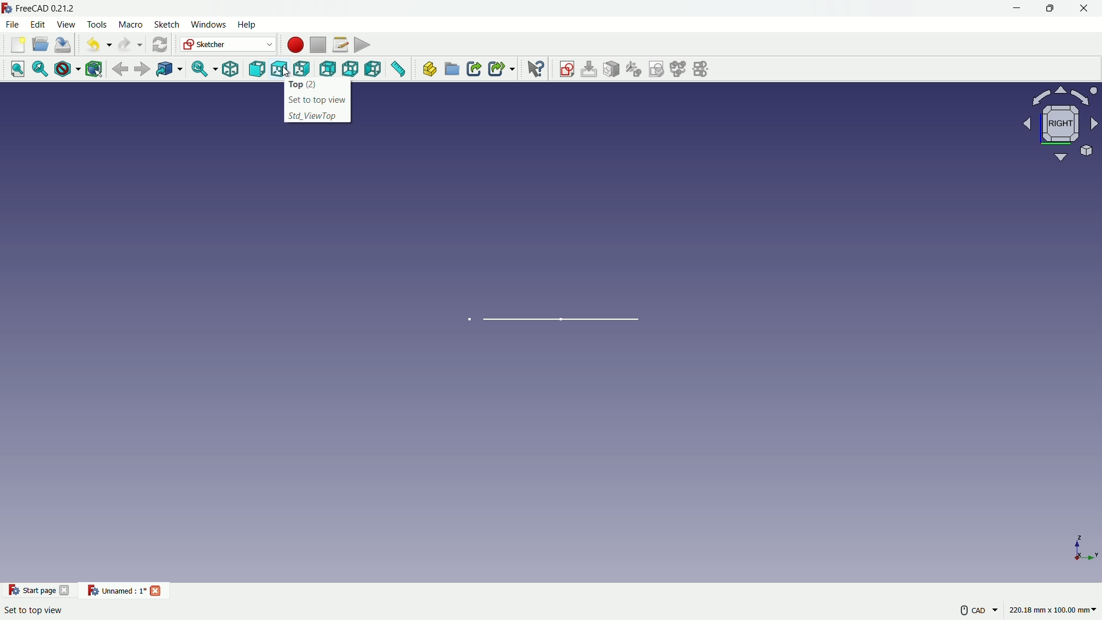 This screenshot has height=620, width=1102. Describe the element at coordinates (1085, 10) in the screenshot. I see `close` at that location.